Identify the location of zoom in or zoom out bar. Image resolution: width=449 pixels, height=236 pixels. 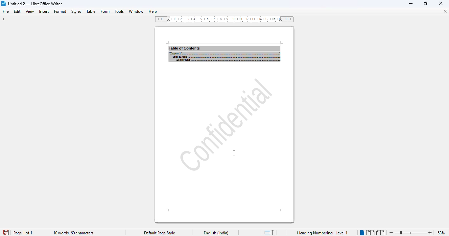
(411, 232).